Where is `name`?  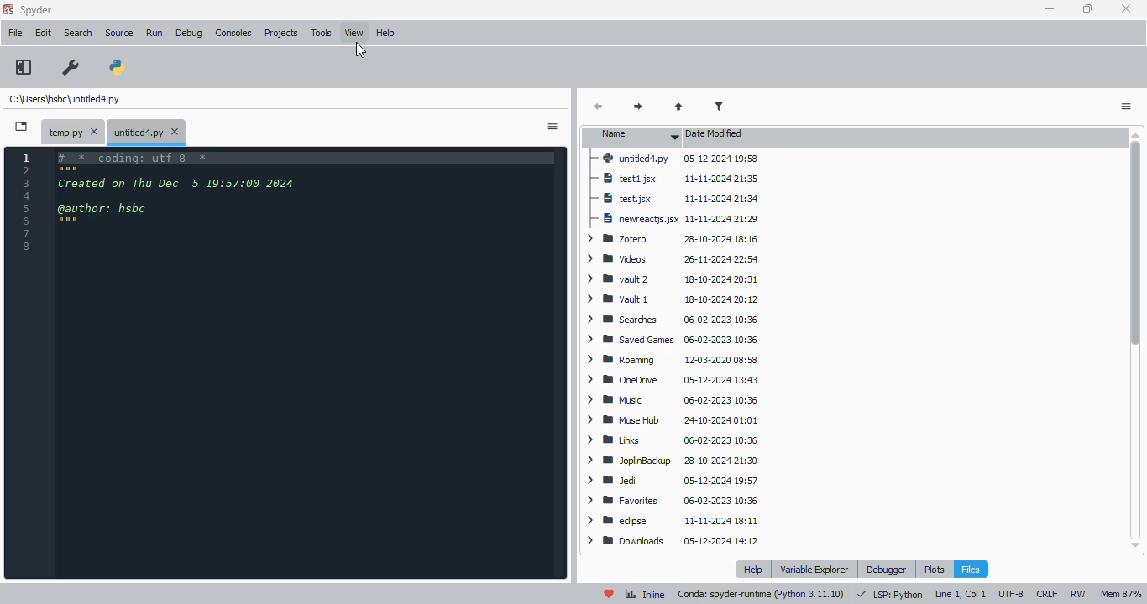 name is located at coordinates (635, 134).